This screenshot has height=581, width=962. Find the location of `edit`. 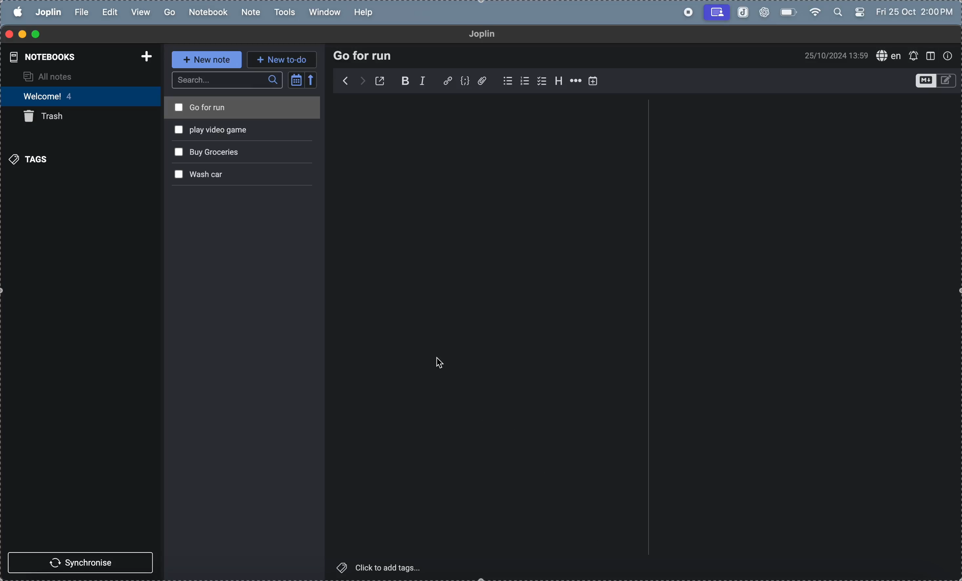

edit is located at coordinates (109, 12).